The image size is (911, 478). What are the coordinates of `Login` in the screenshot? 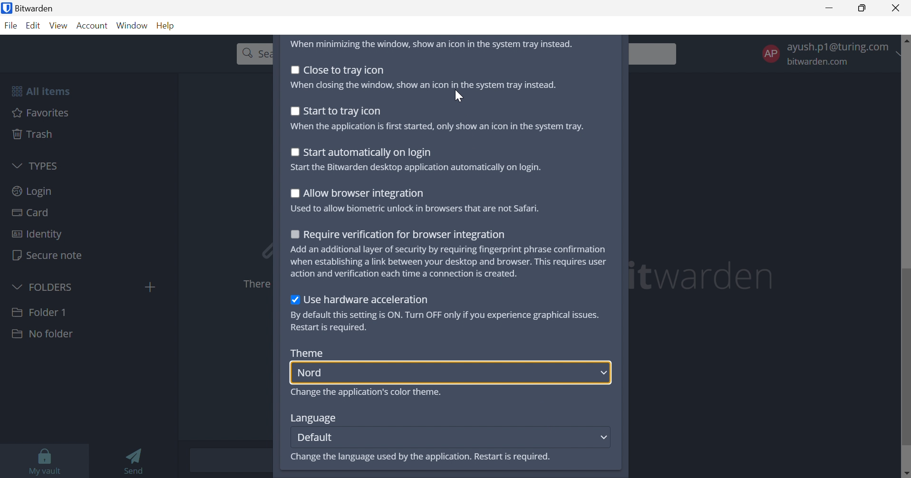 It's located at (33, 190).